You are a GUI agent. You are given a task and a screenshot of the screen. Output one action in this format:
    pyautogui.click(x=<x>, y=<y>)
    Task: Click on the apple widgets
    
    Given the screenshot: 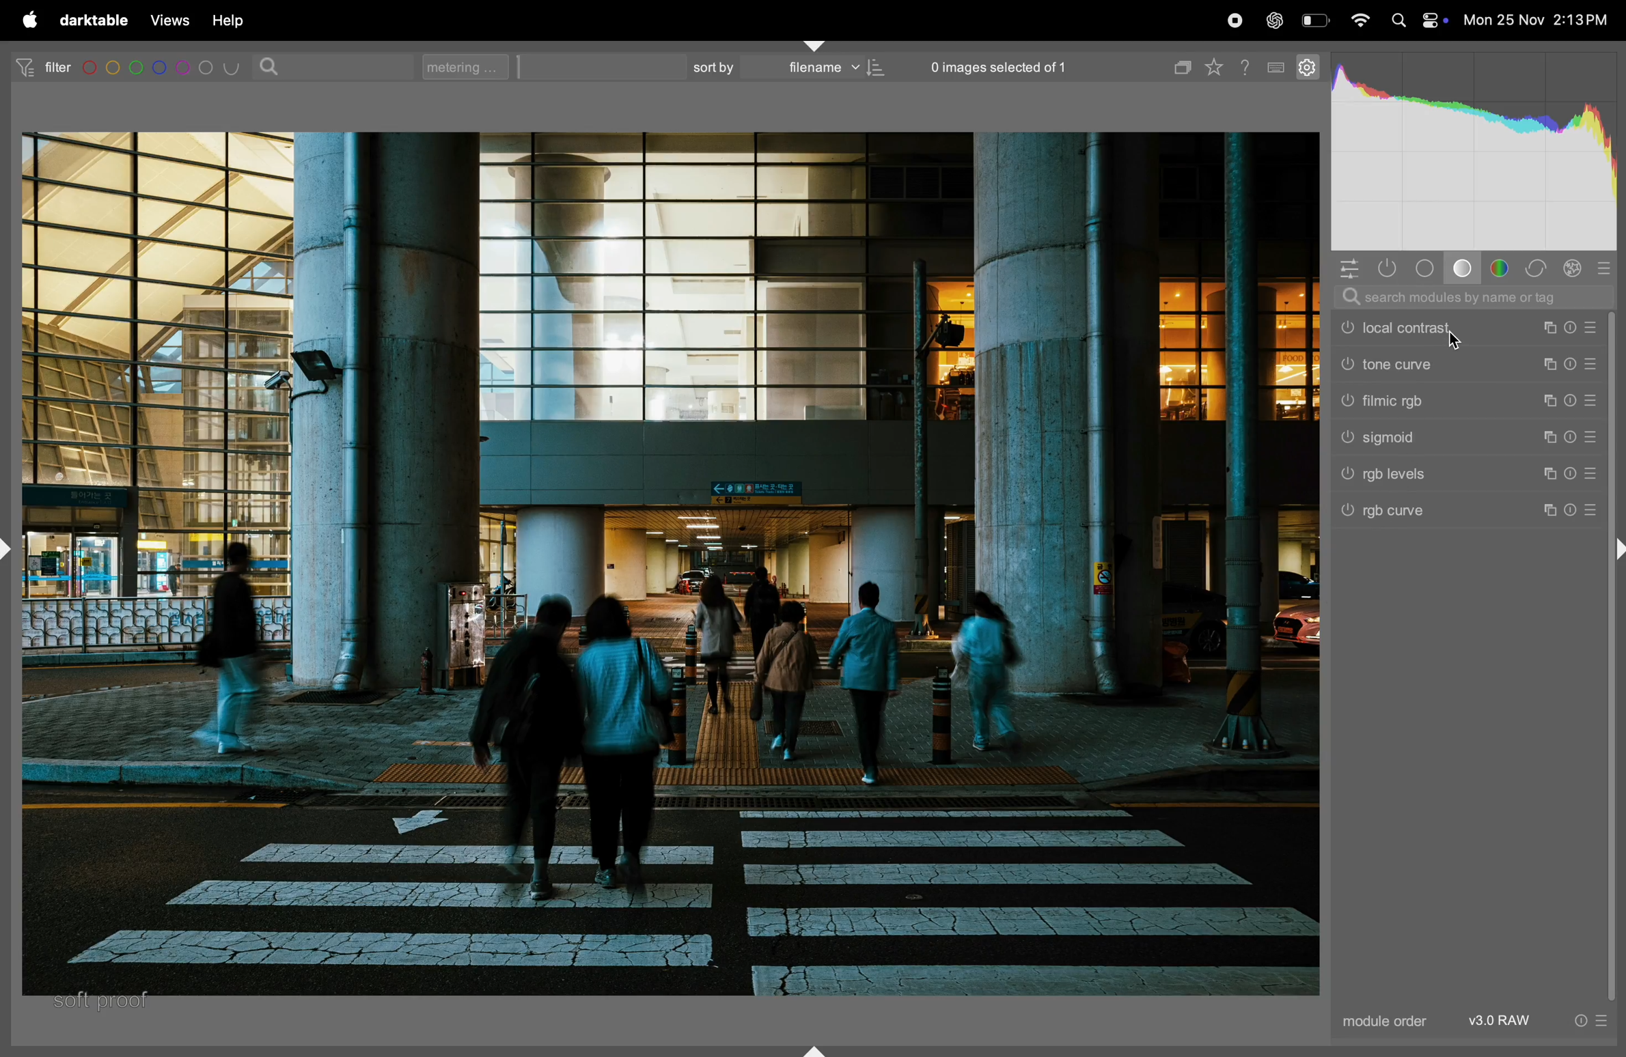 What is the action you would take?
    pyautogui.click(x=1435, y=20)
    